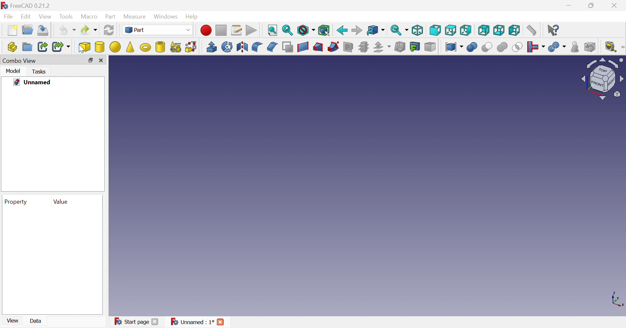 The image size is (626, 328). Describe the element at coordinates (400, 47) in the screenshot. I see `Thickness` at that location.